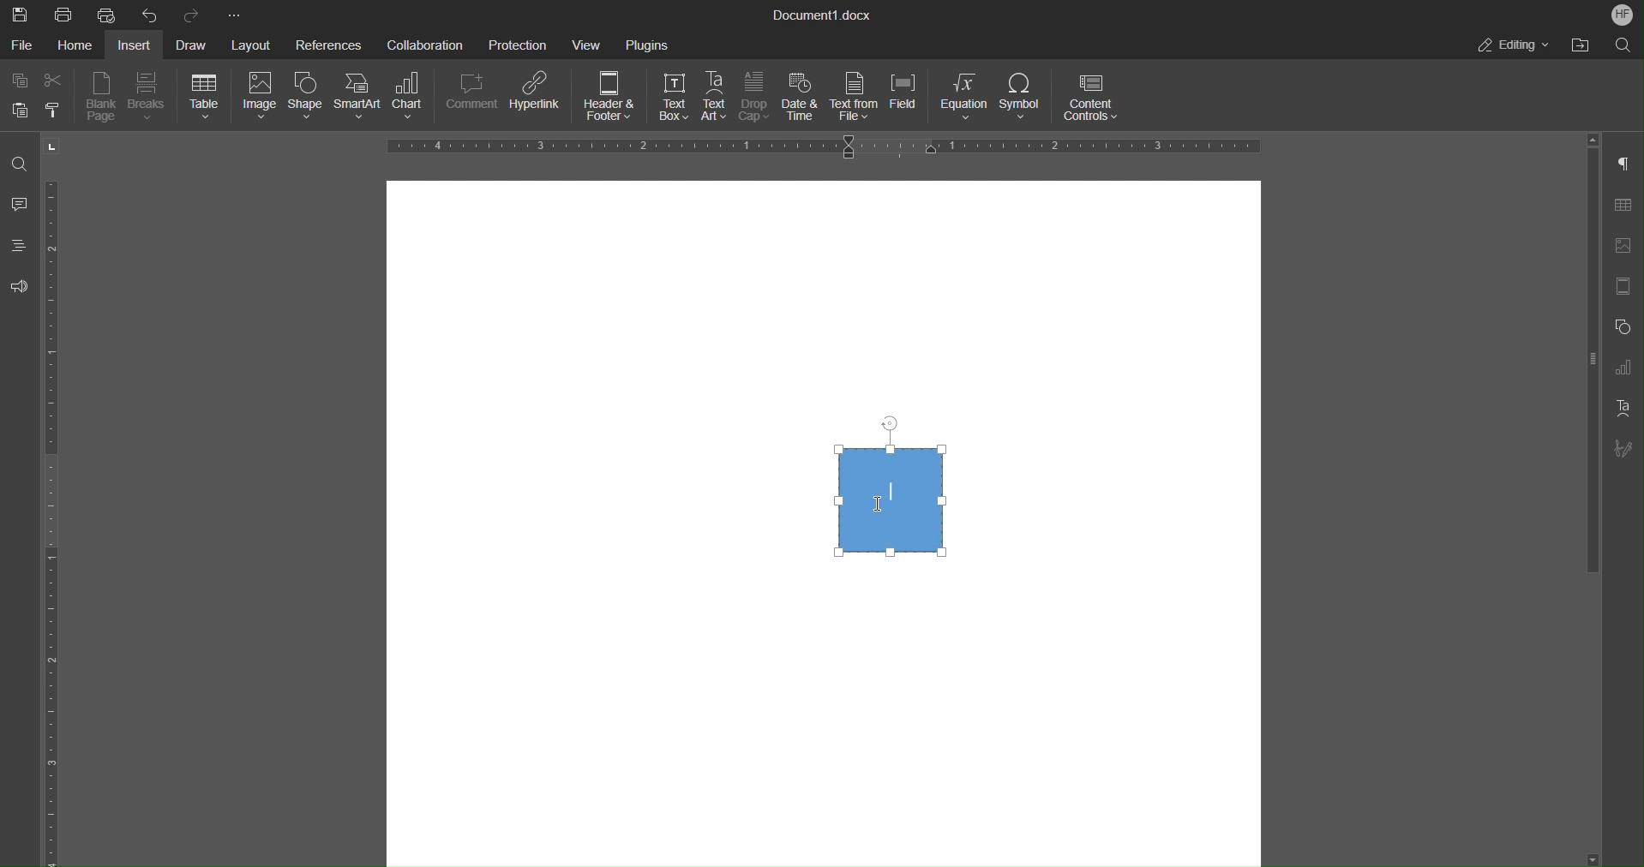 The image size is (1644, 867). What do you see at coordinates (756, 99) in the screenshot?
I see `Drop Cap` at bounding box center [756, 99].